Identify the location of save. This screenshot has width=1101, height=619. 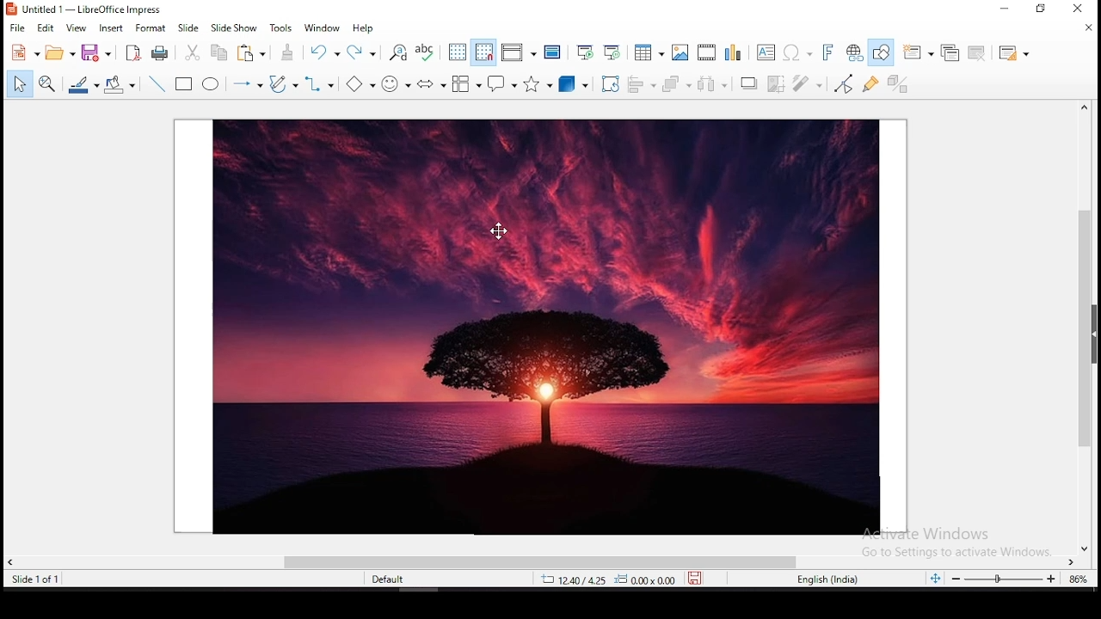
(96, 52).